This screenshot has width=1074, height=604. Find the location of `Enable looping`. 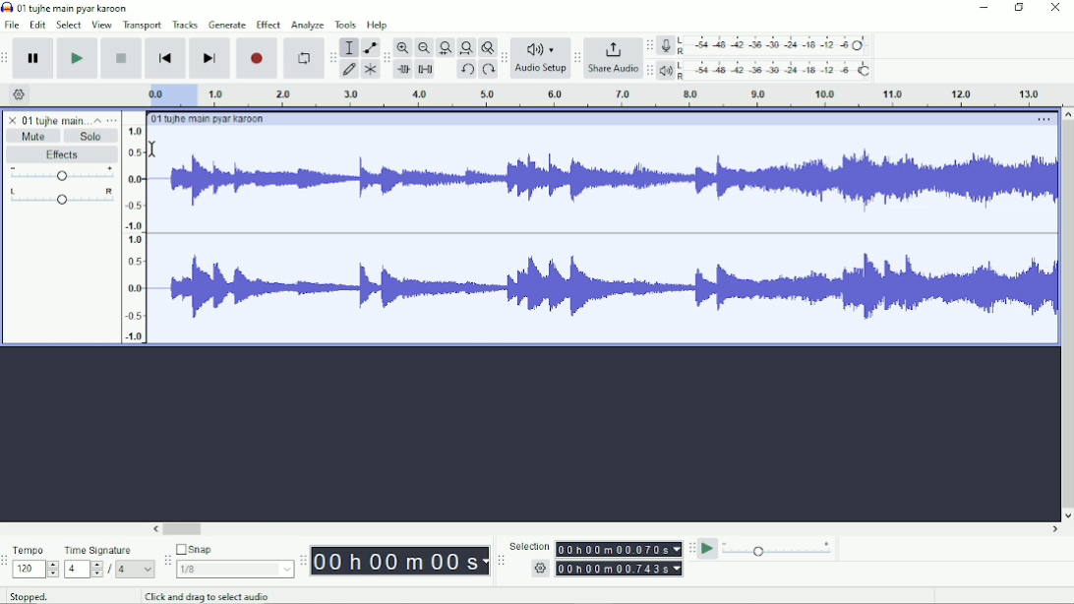

Enable looping is located at coordinates (302, 59).